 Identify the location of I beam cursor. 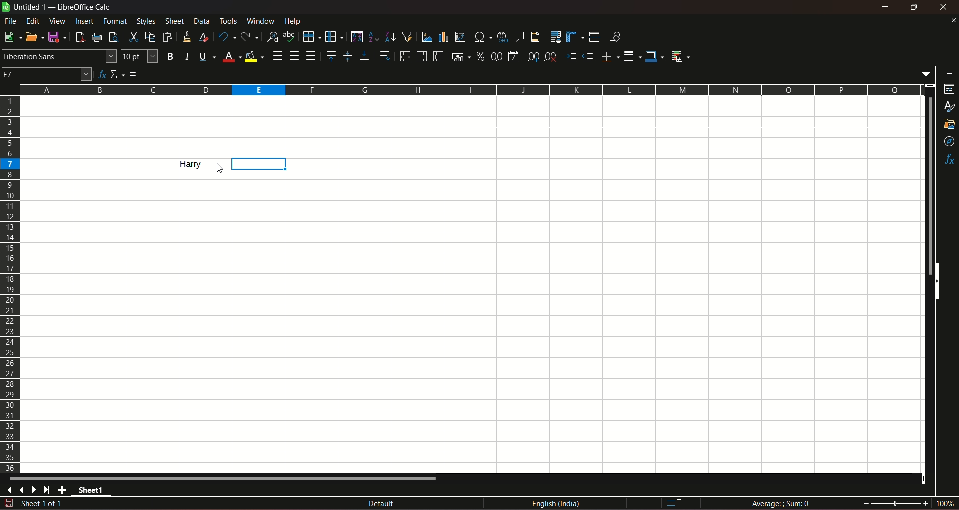
(674, 504).